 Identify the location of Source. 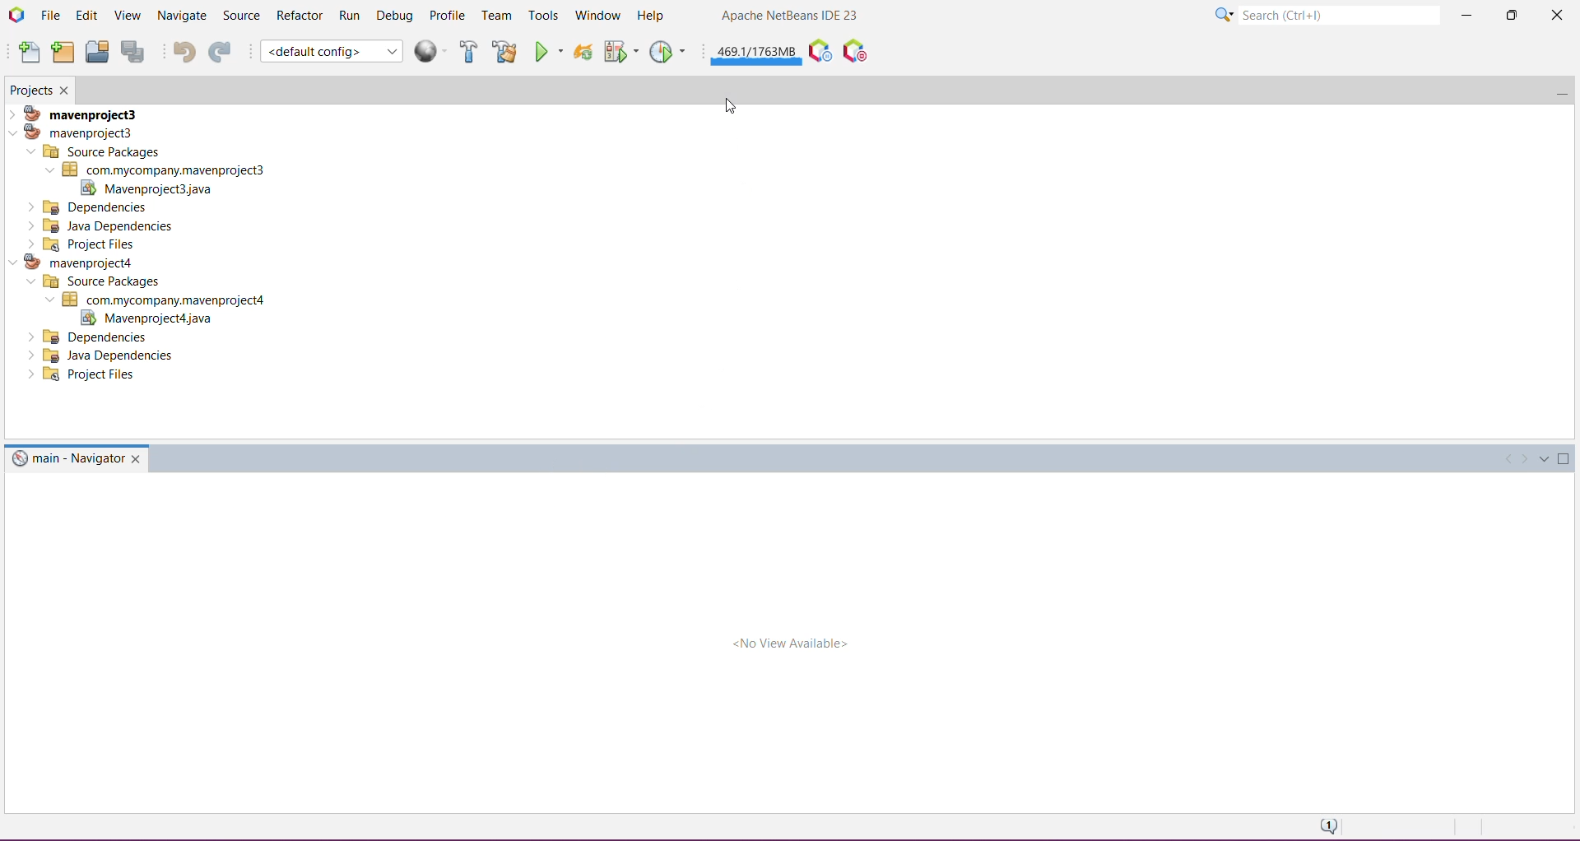
(240, 16).